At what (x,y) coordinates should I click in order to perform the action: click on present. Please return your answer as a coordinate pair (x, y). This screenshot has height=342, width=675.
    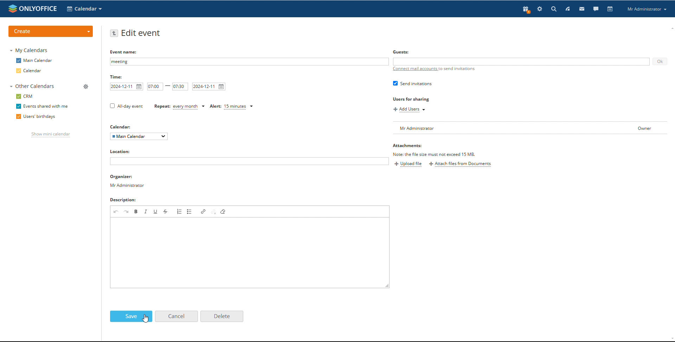
    Looking at the image, I should click on (526, 9).